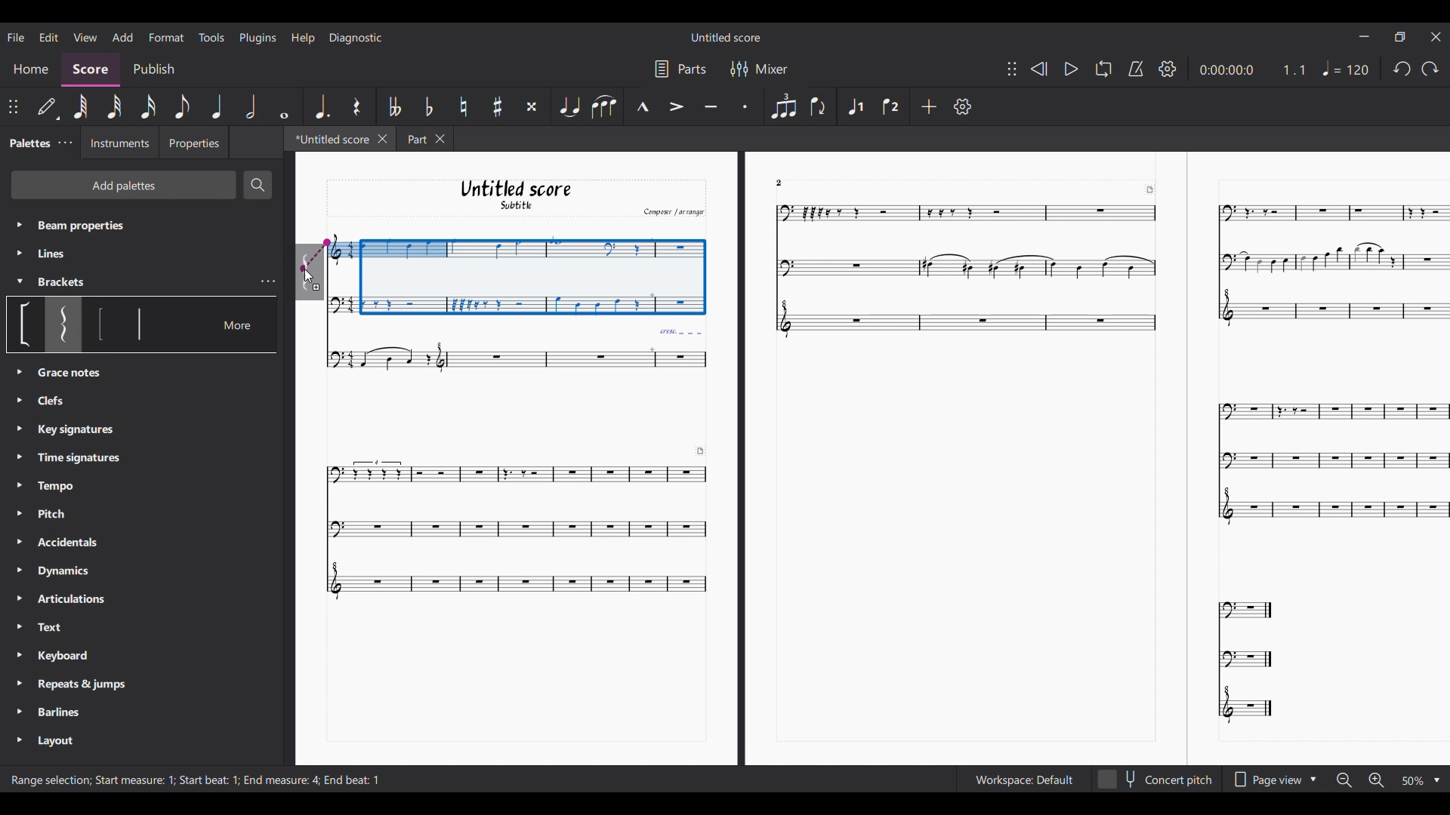 The width and height of the screenshot is (1450, 815). What do you see at coordinates (1038, 69) in the screenshot?
I see `Rewind` at bounding box center [1038, 69].